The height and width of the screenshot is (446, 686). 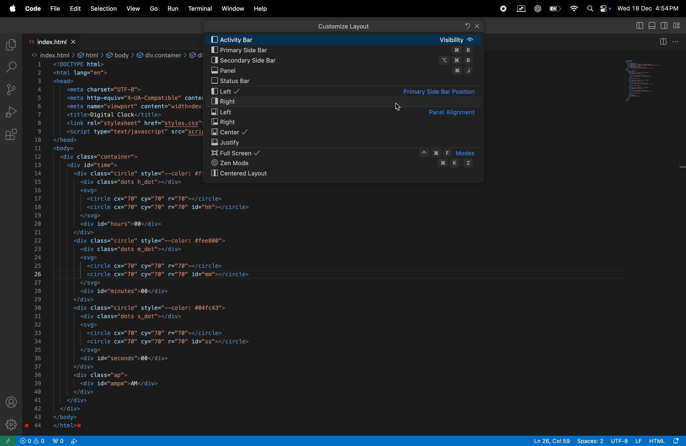 What do you see at coordinates (185, 309) in the screenshot?
I see `<svg><circle cx="70" cy="70" r="70"></circle><circle cx="70" cy="70" r="70" id="hh"></circle></svg><div id="hours">00</div></div><div class="circle" style="--color: #fee800"><div class="dots m_dot"></div><svg><circle cx="70" cy="70" r="70"></circle><circle cx="70" cy="70" r="70" id="mm"></circle></svg><div id="minutes">00</div></div><div class="circle" style="--color: #04fc43"><div class="dots s_dot"></div><svg><circle cx="70" cy="70" r="70"></circle><circle cx="70" cy="70" r="70" id="ss"></circle></svg><div id="seconds">00</div></div><div class="ap"><div id="ampm">AM</div></div></div></div></body></html>` at bounding box center [185, 309].